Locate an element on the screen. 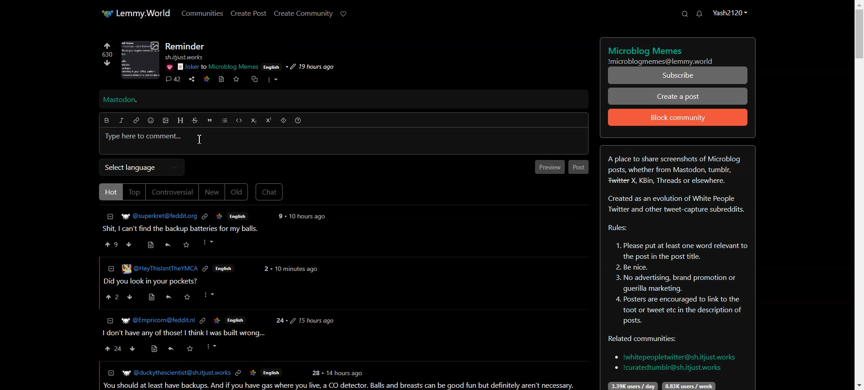 This screenshot has width=864, height=390. Old is located at coordinates (237, 192).